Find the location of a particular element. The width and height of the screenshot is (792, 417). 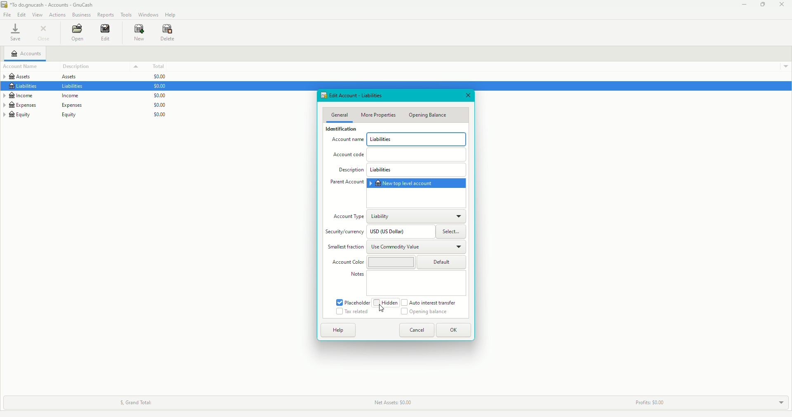

Net Assets is located at coordinates (391, 402).